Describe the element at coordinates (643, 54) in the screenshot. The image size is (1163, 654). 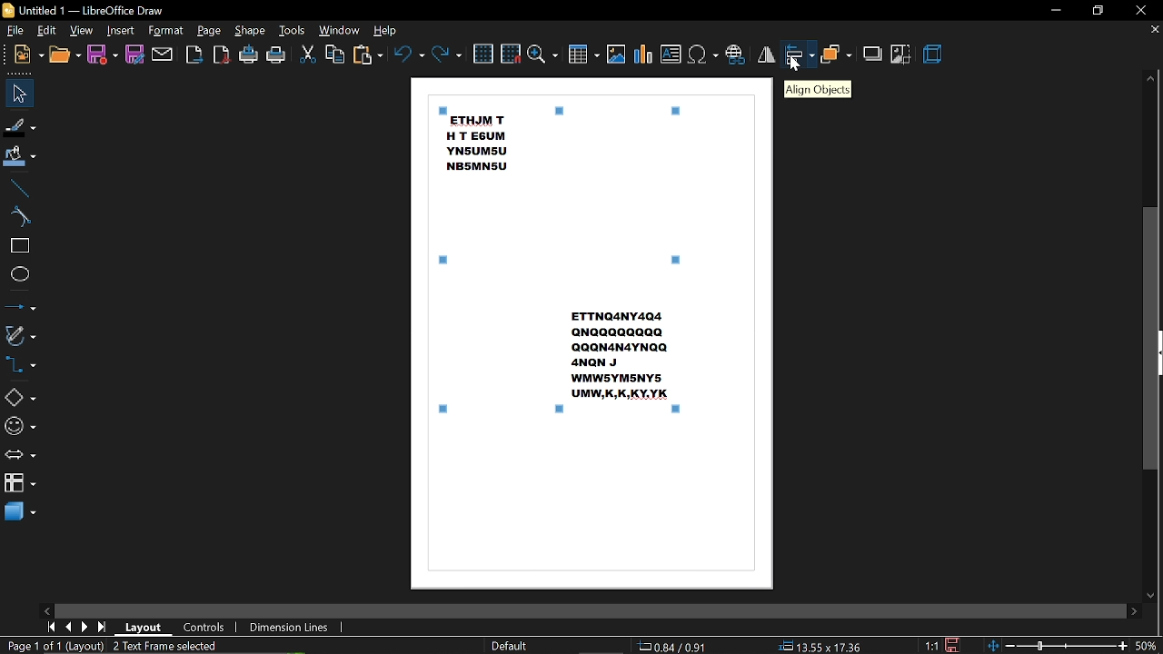
I see `insert chart` at that location.